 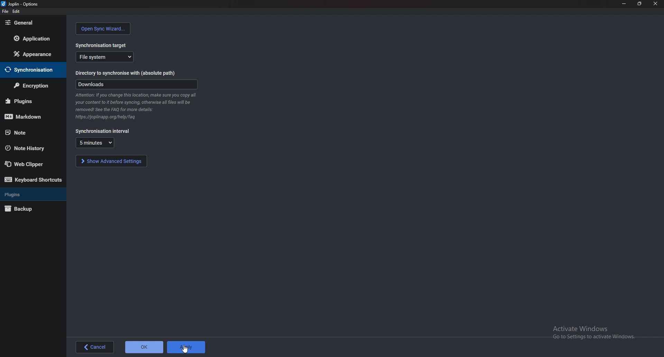 What do you see at coordinates (31, 86) in the screenshot?
I see `Encryption` at bounding box center [31, 86].